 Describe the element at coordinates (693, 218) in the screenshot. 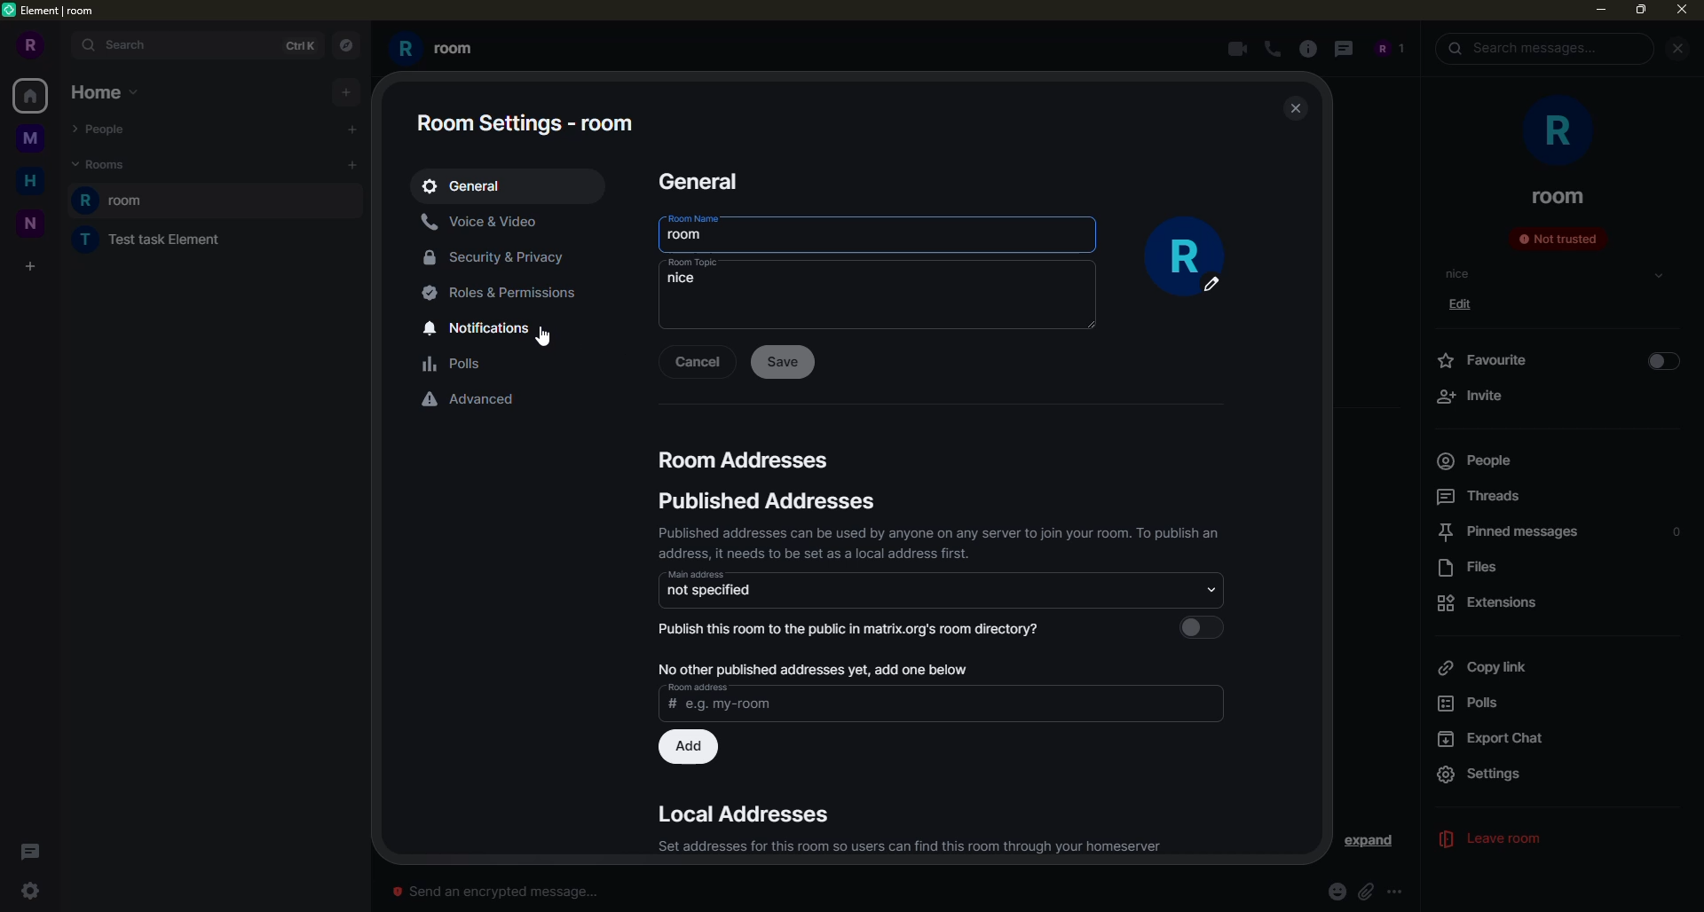

I see `room name` at that location.